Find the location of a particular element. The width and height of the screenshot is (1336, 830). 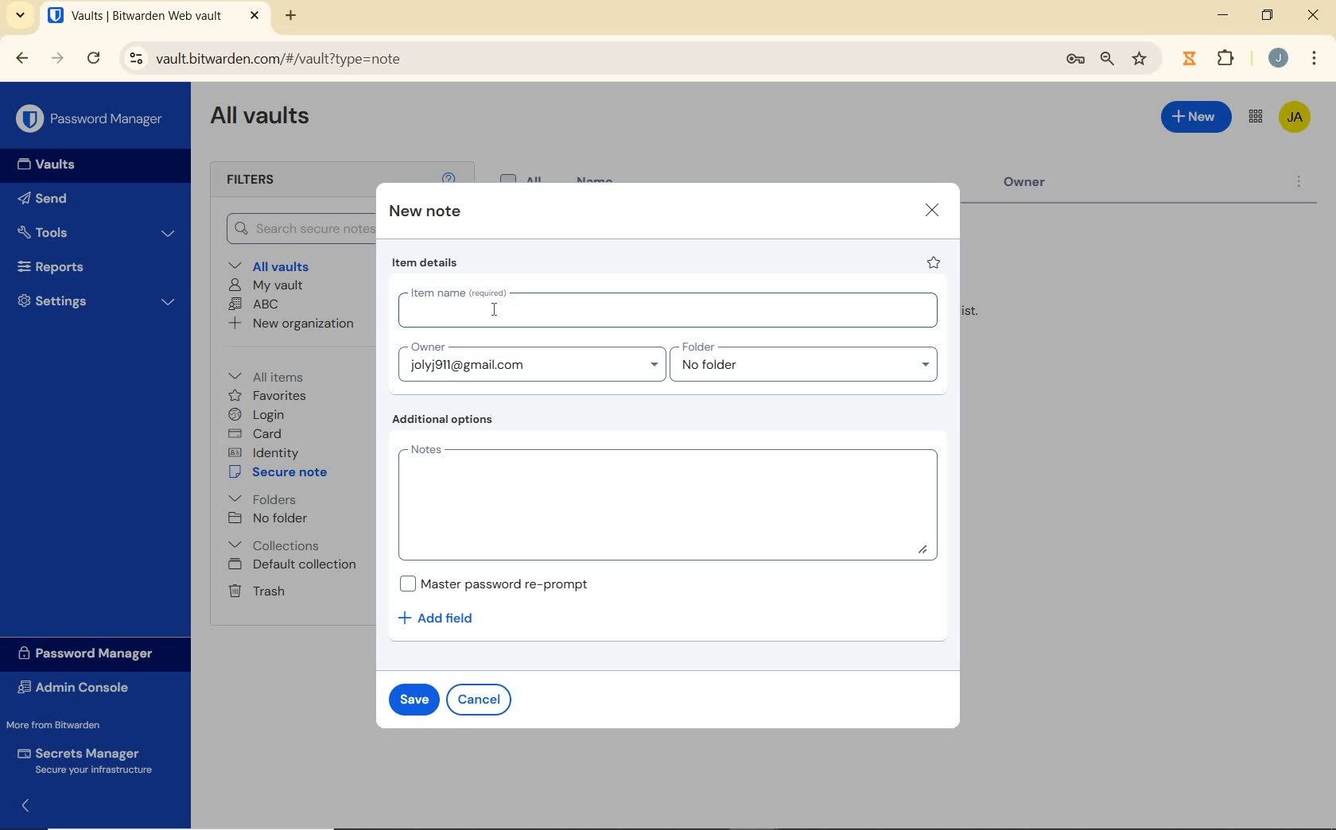

Owner is located at coordinates (1038, 186).